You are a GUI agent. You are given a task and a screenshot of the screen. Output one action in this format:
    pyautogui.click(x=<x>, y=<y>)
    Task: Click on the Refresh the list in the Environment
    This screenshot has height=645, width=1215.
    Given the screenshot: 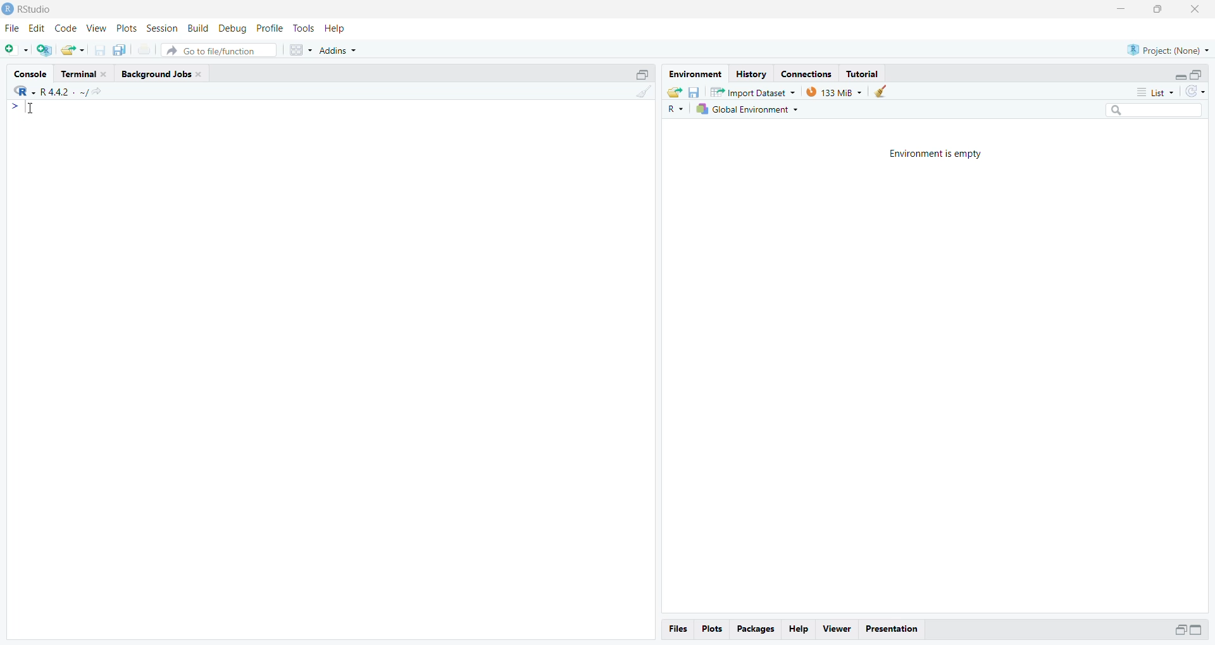 What is the action you would take?
    pyautogui.click(x=1195, y=93)
    